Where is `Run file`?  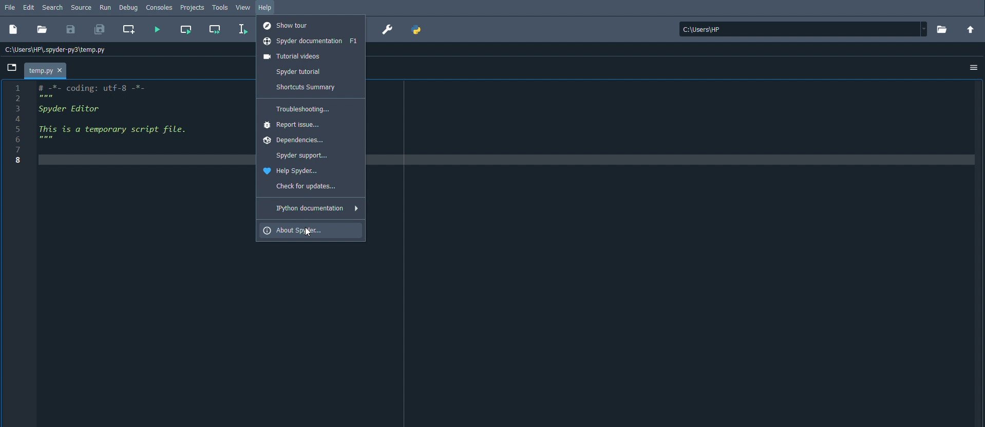
Run file is located at coordinates (158, 29).